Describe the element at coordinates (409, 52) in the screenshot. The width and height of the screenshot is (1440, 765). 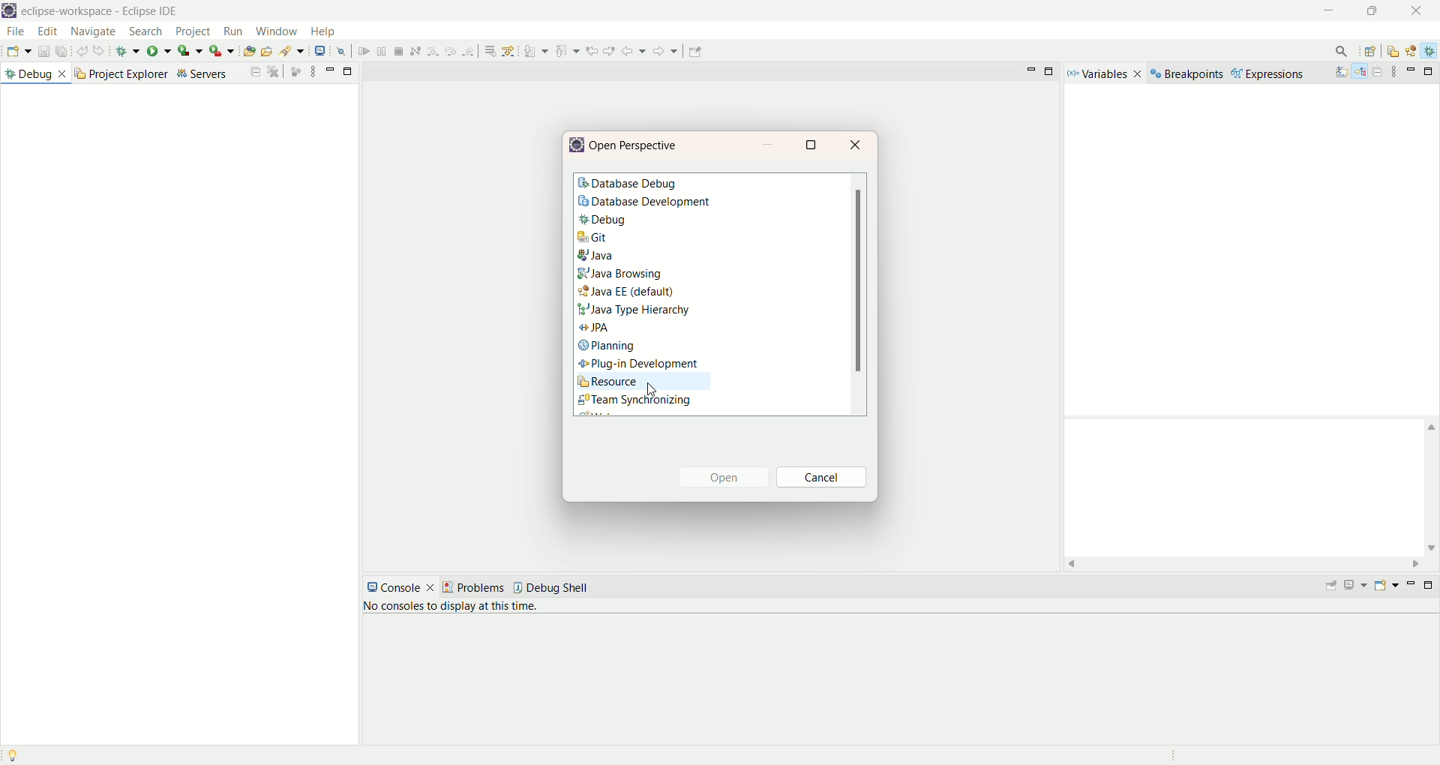
I see `launch web service explorer` at that location.